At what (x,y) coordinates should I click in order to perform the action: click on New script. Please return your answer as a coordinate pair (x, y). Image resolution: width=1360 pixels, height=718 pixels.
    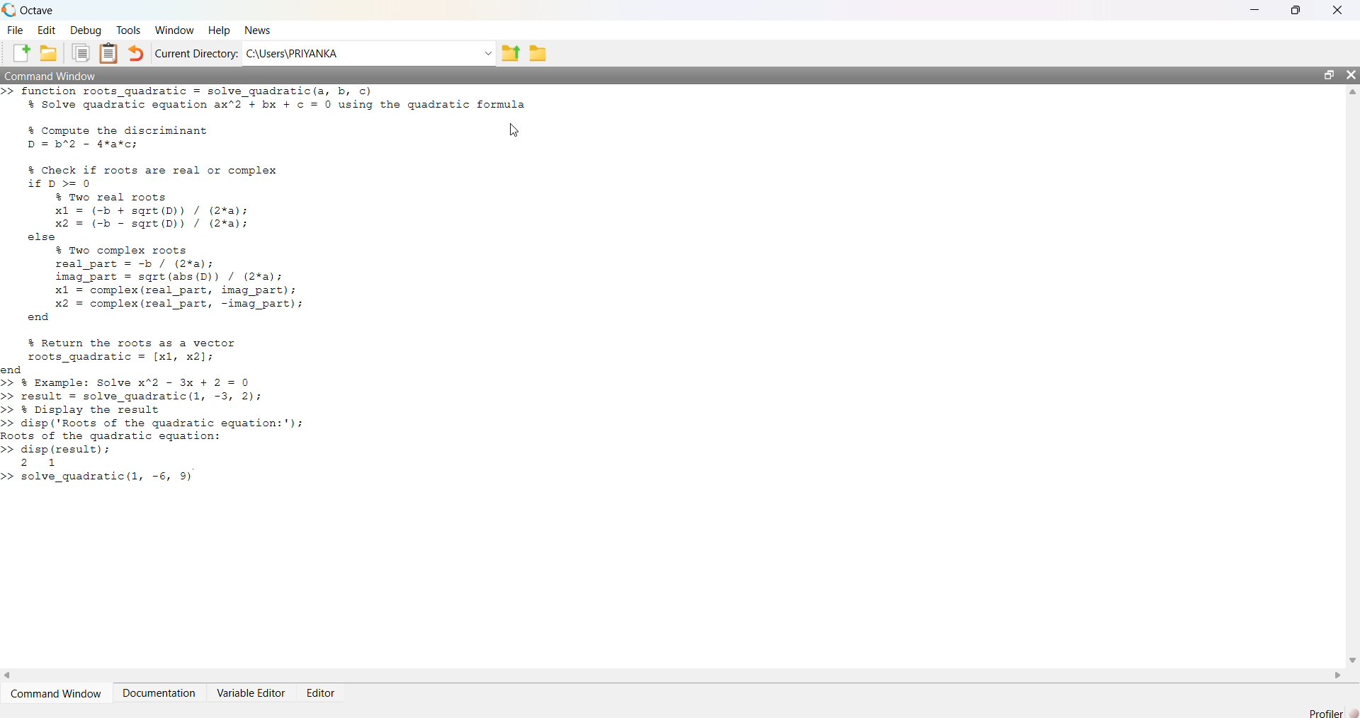
    Looking at the image, I should click on (22, 53).